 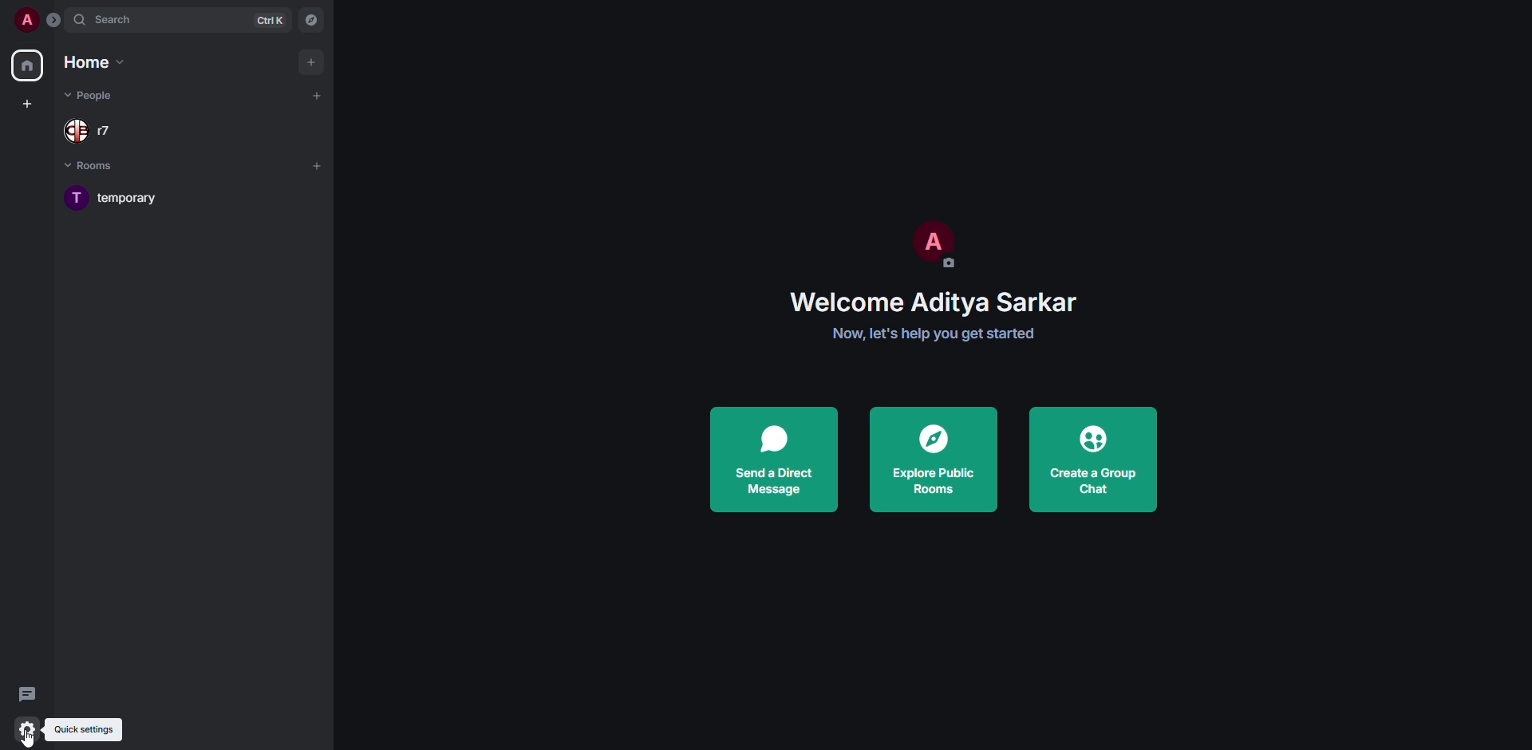 What do you see at coordinates (94, 61) in the screenshot?
I see `home` at bounding box center [94, 61].